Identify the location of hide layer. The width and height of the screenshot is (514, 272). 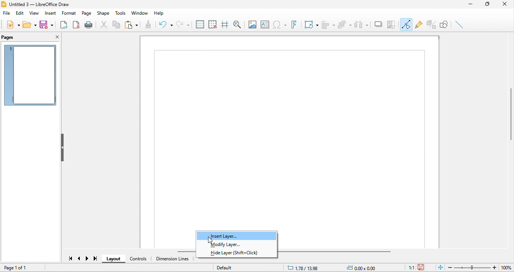
(235, 253).